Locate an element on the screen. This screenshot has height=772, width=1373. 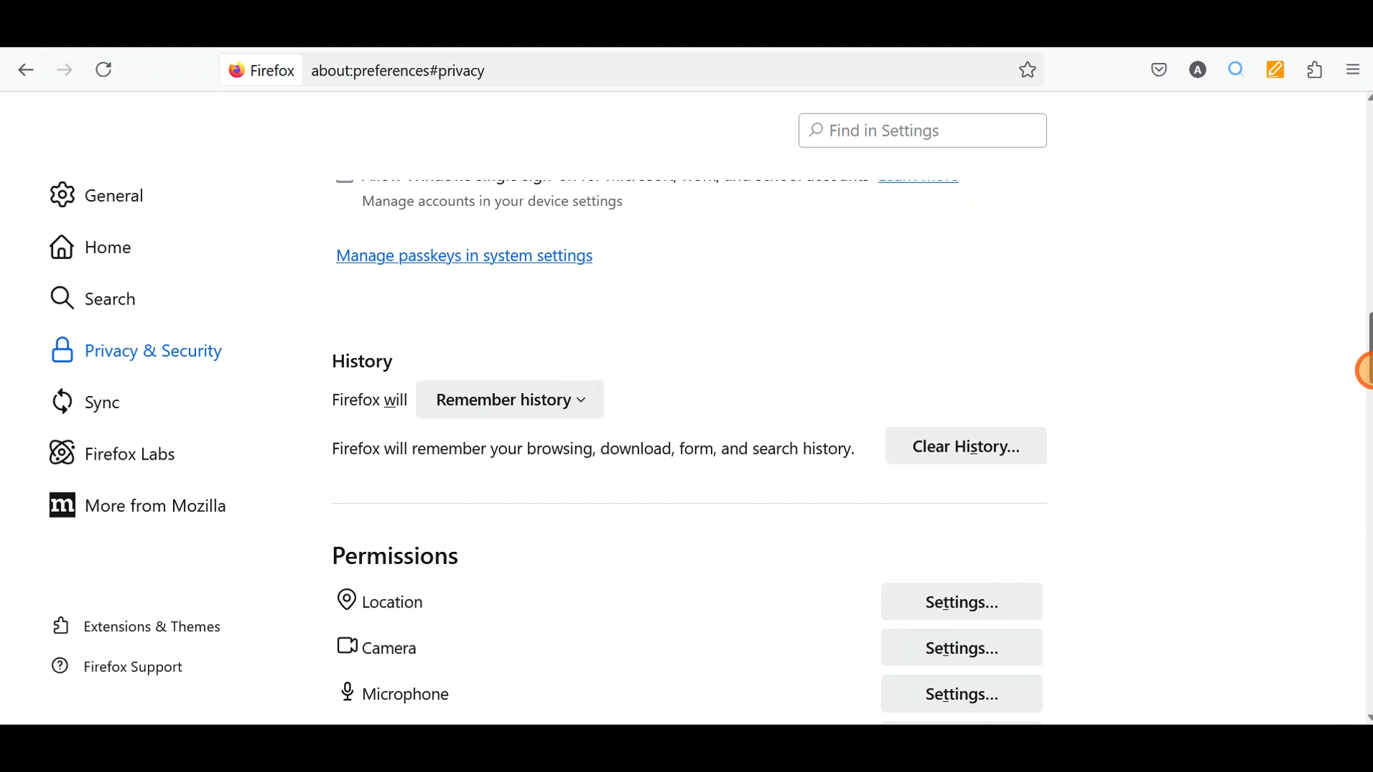
Firefox support is located at coordinates (136, 673).